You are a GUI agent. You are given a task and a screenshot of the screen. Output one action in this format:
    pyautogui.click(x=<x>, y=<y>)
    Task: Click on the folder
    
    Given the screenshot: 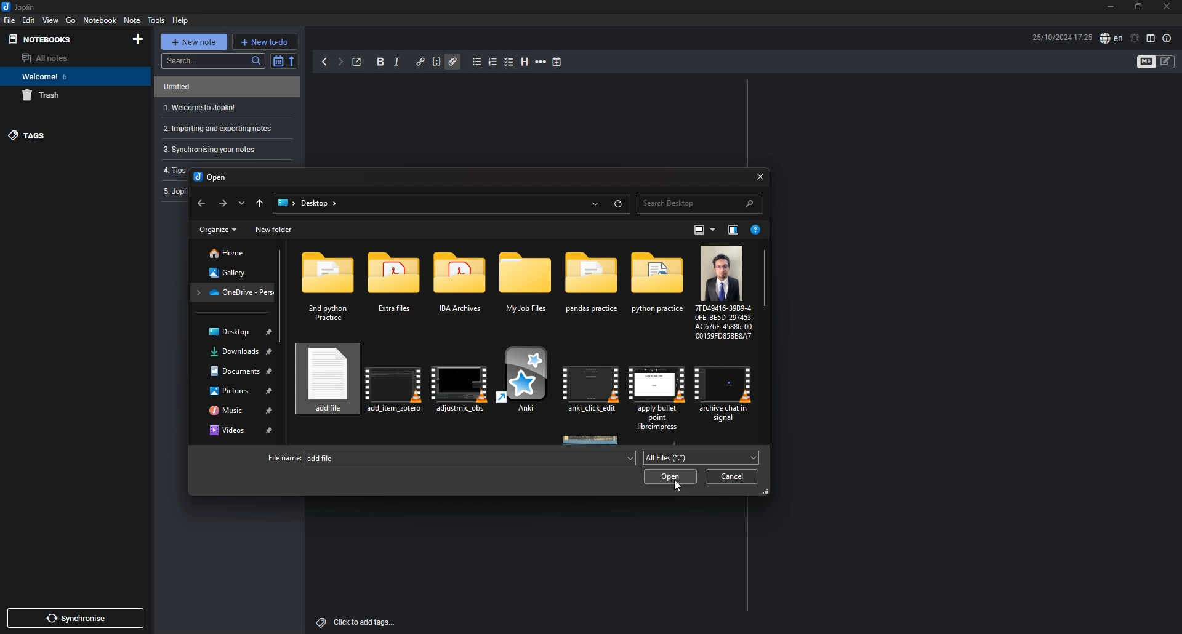 What is the action you would take?
    pyautogui.click(x=527, y=289)
    